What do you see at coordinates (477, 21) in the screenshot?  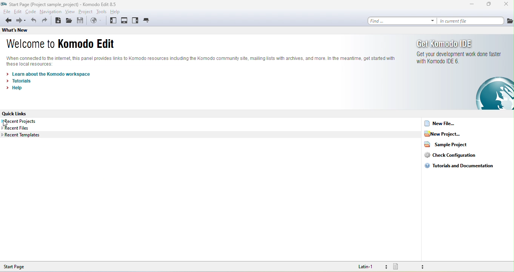 I see `in current file` at bounding box center [477, 21].